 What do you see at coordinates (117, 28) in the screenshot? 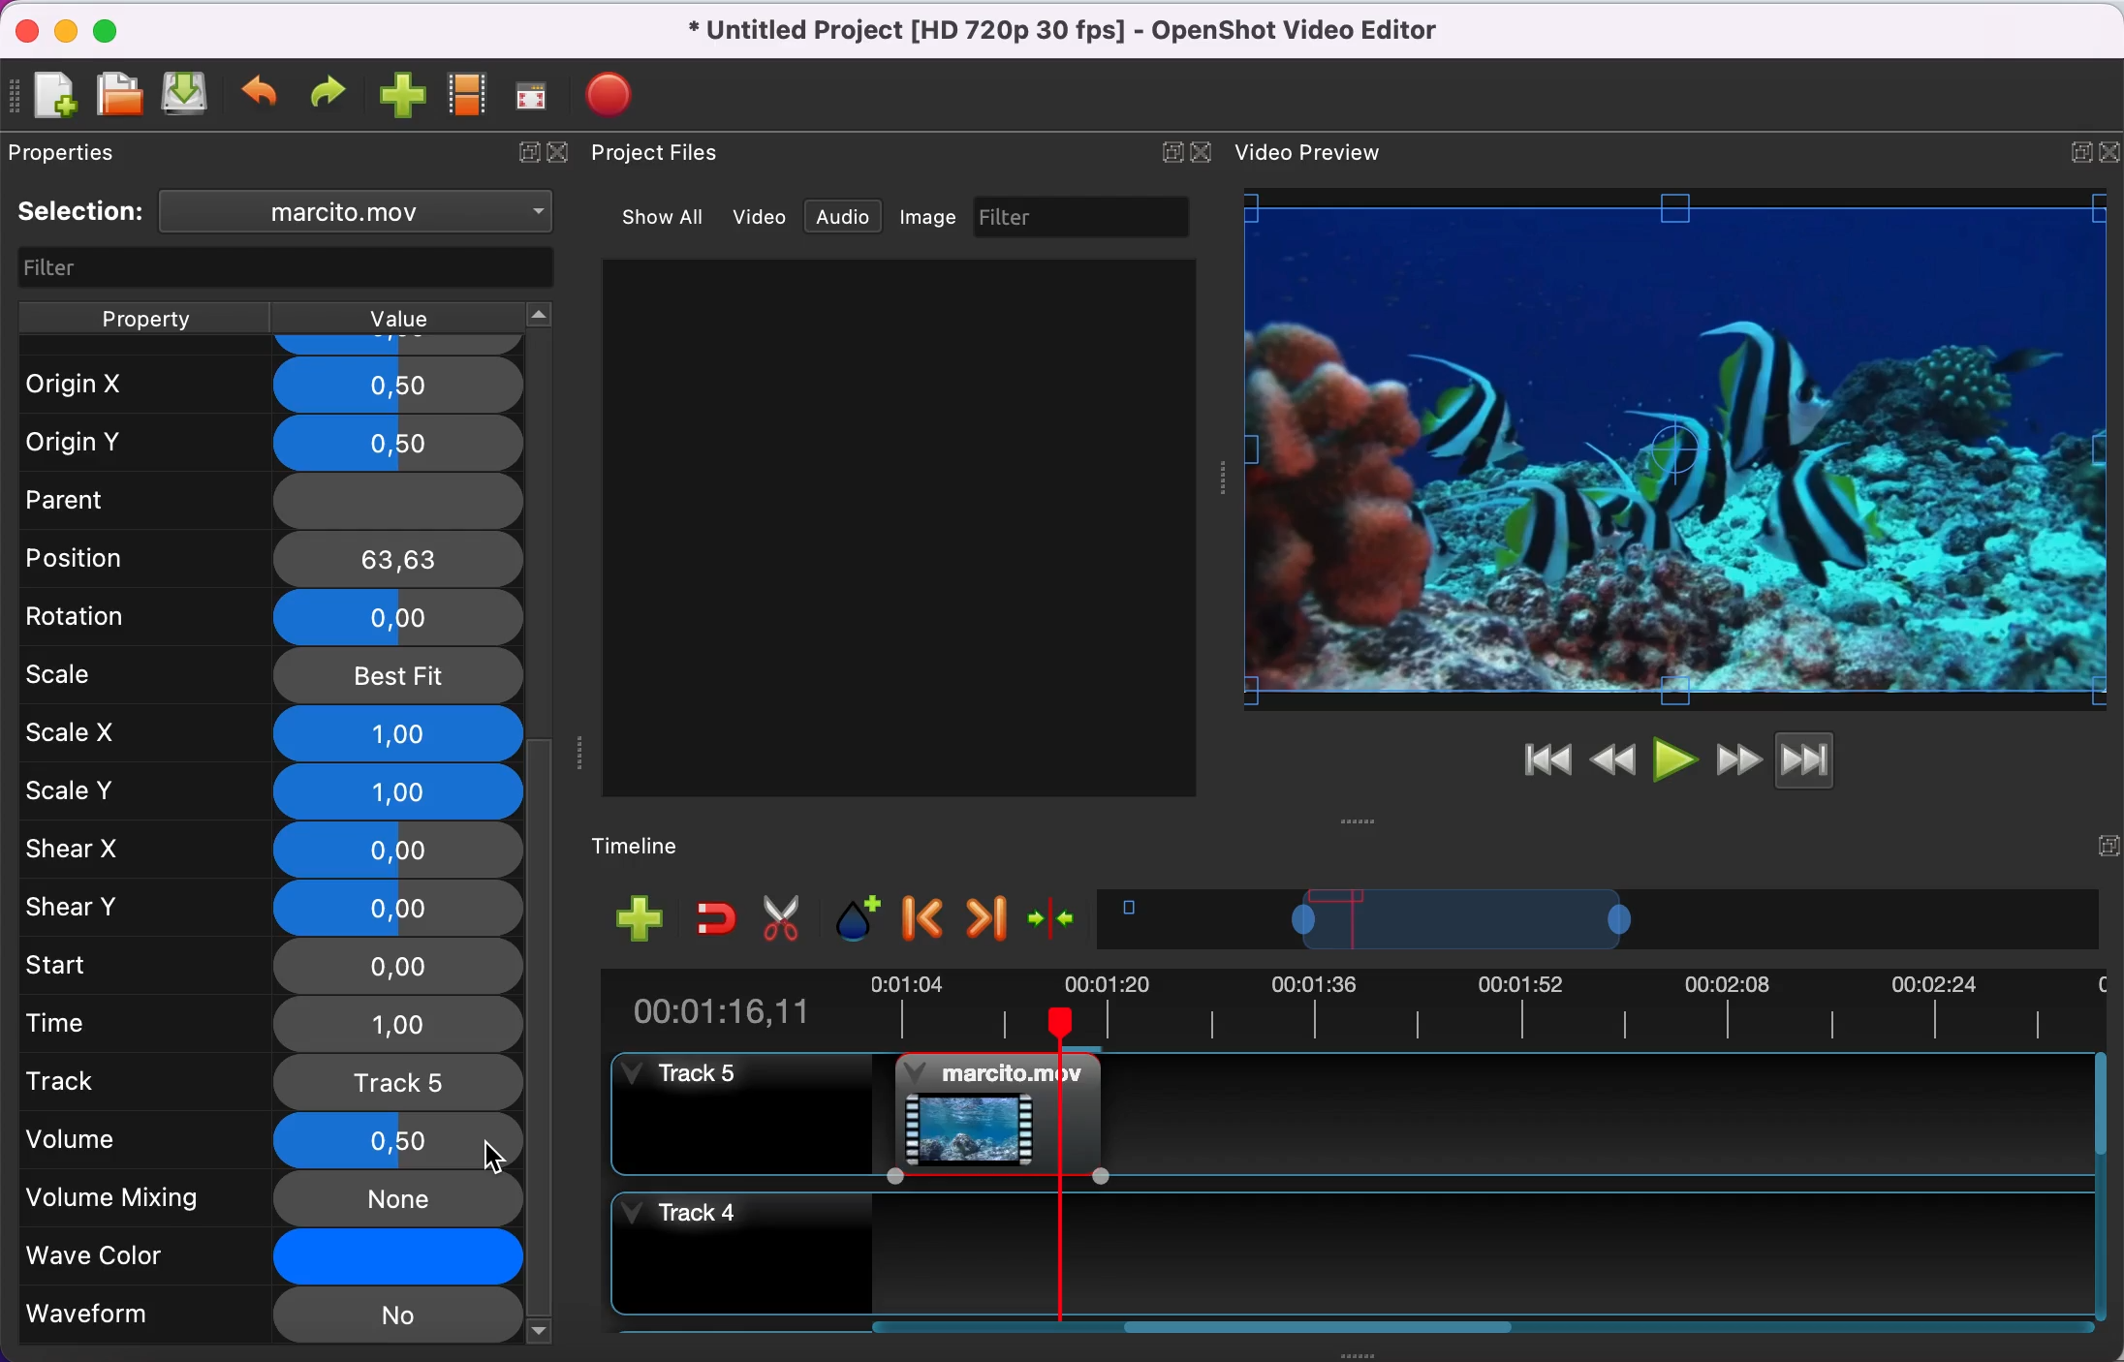
I see `maximize` at bounding box center [117, 28].